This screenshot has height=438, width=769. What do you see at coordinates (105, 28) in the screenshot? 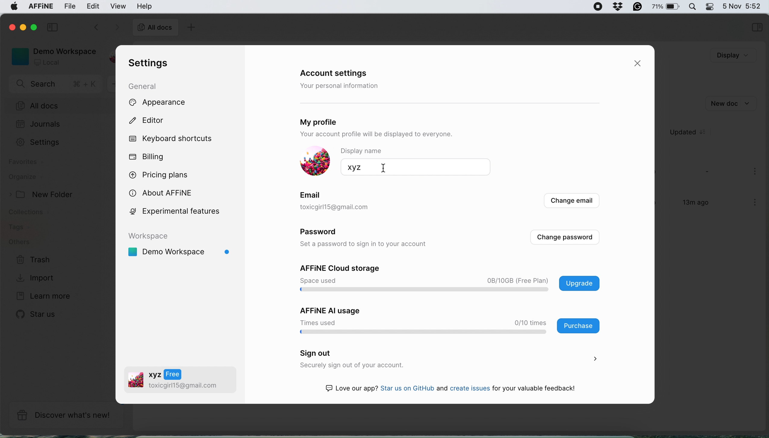
I see `switch between documents` at bounding box center [105, 28].